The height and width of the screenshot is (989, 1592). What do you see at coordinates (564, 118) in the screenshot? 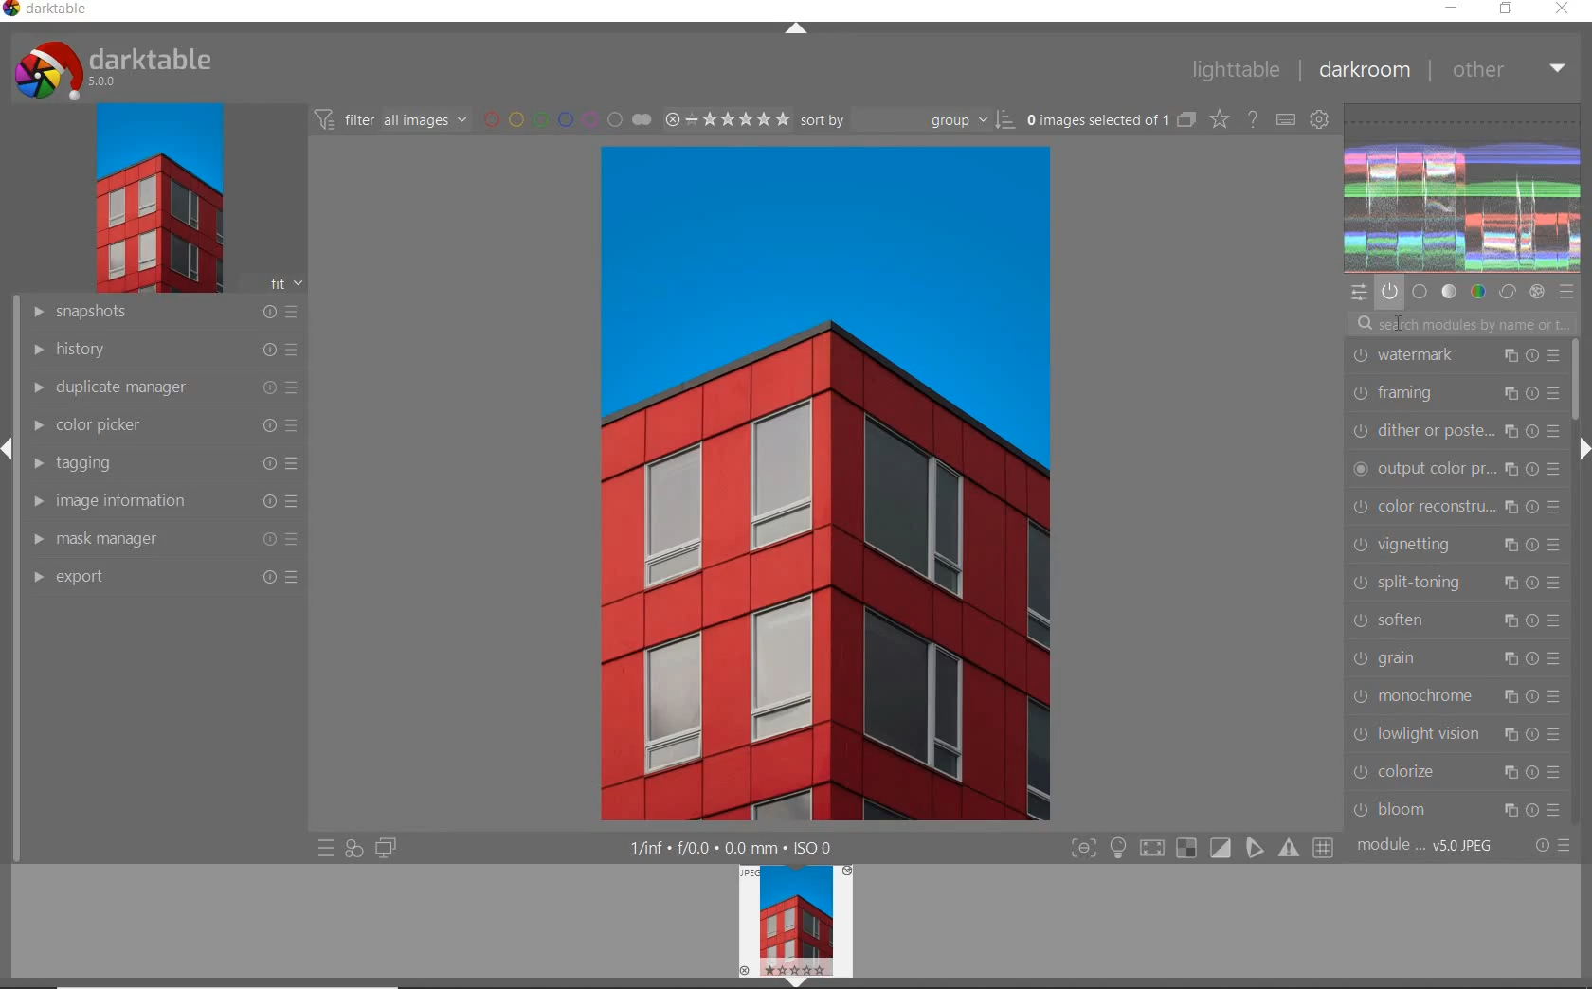
I see `filter by image color label` at bounding box center [564, 118].